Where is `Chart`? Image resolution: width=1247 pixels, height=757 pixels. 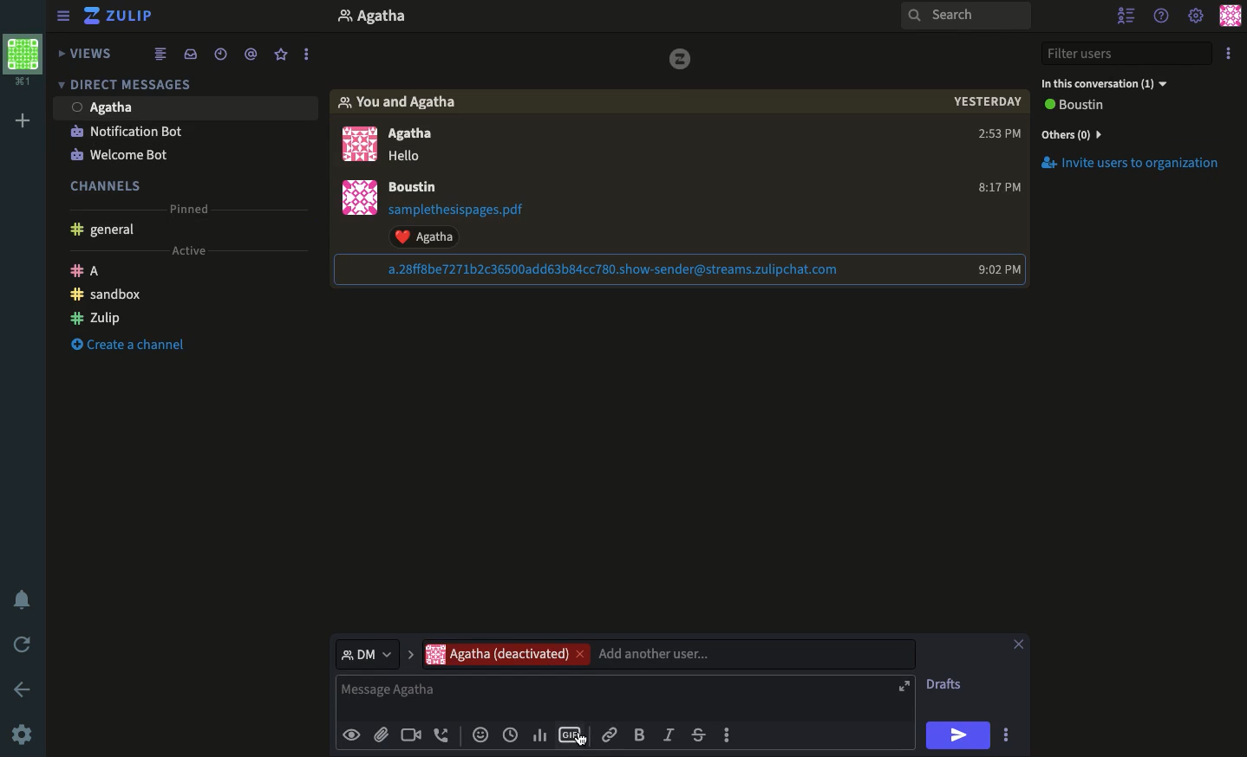
Chart is located at coordinates (539, 735).